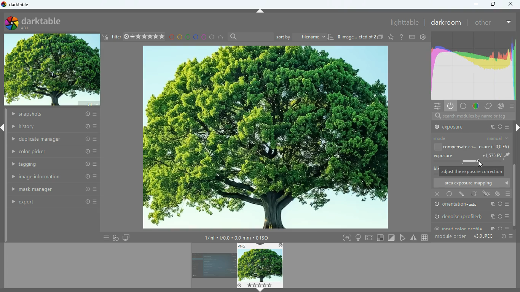 This screenshot has height=292, width=520. I want to click on green, so click(188, 38).